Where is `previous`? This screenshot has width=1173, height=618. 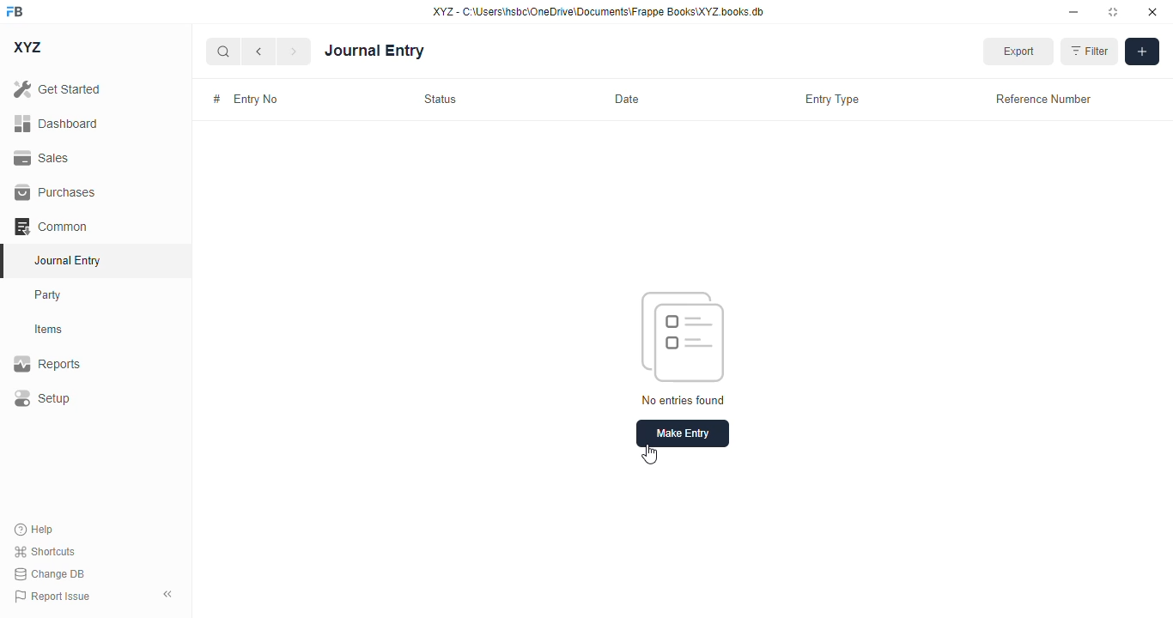
previous is located at coordinates (258, 51).